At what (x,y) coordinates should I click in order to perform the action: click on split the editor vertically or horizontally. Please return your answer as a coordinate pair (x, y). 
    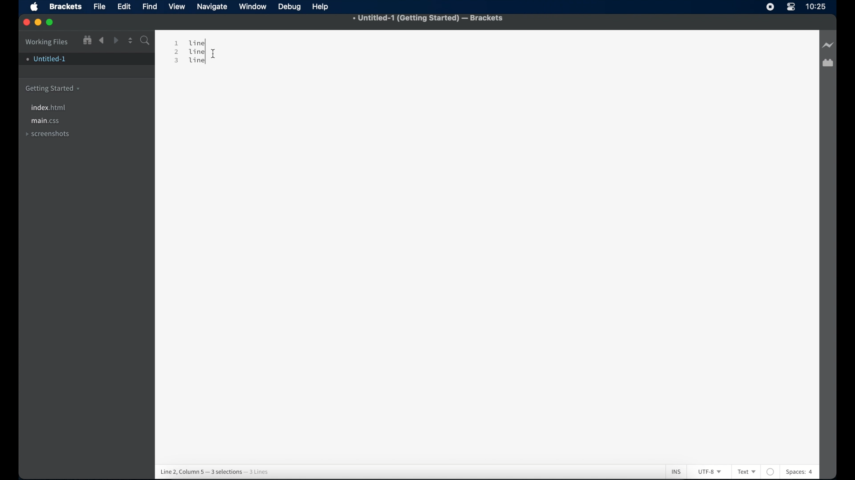
    Looking at the image, I should click on (130, 41).